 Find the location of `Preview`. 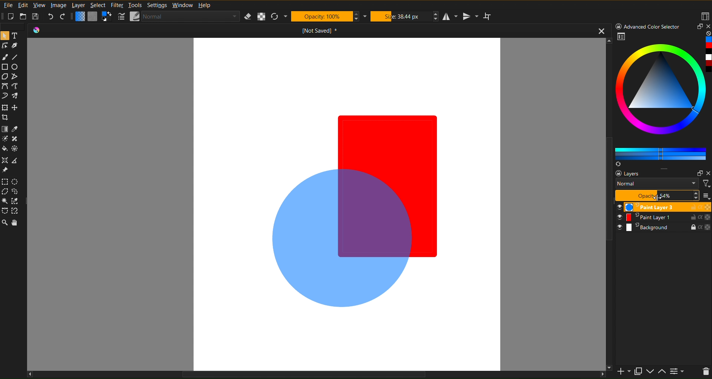

Preview is located at coordinates (622, 37).